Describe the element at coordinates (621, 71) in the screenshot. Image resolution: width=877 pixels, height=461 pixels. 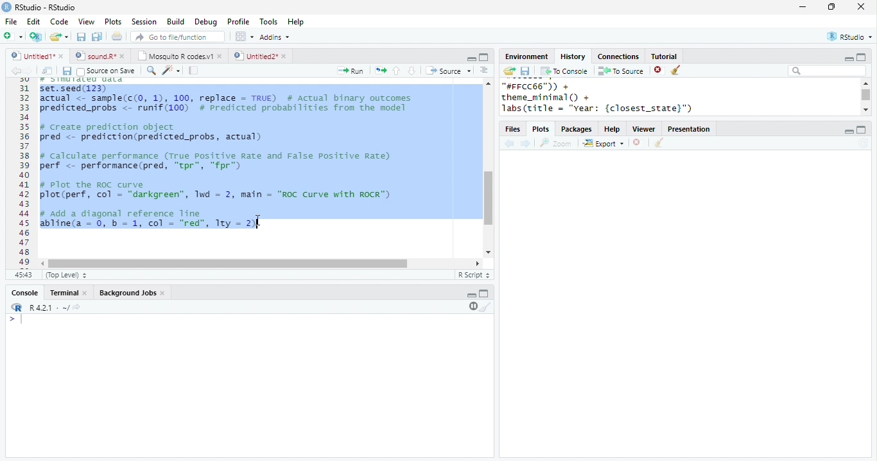
I see `To source` at that location.